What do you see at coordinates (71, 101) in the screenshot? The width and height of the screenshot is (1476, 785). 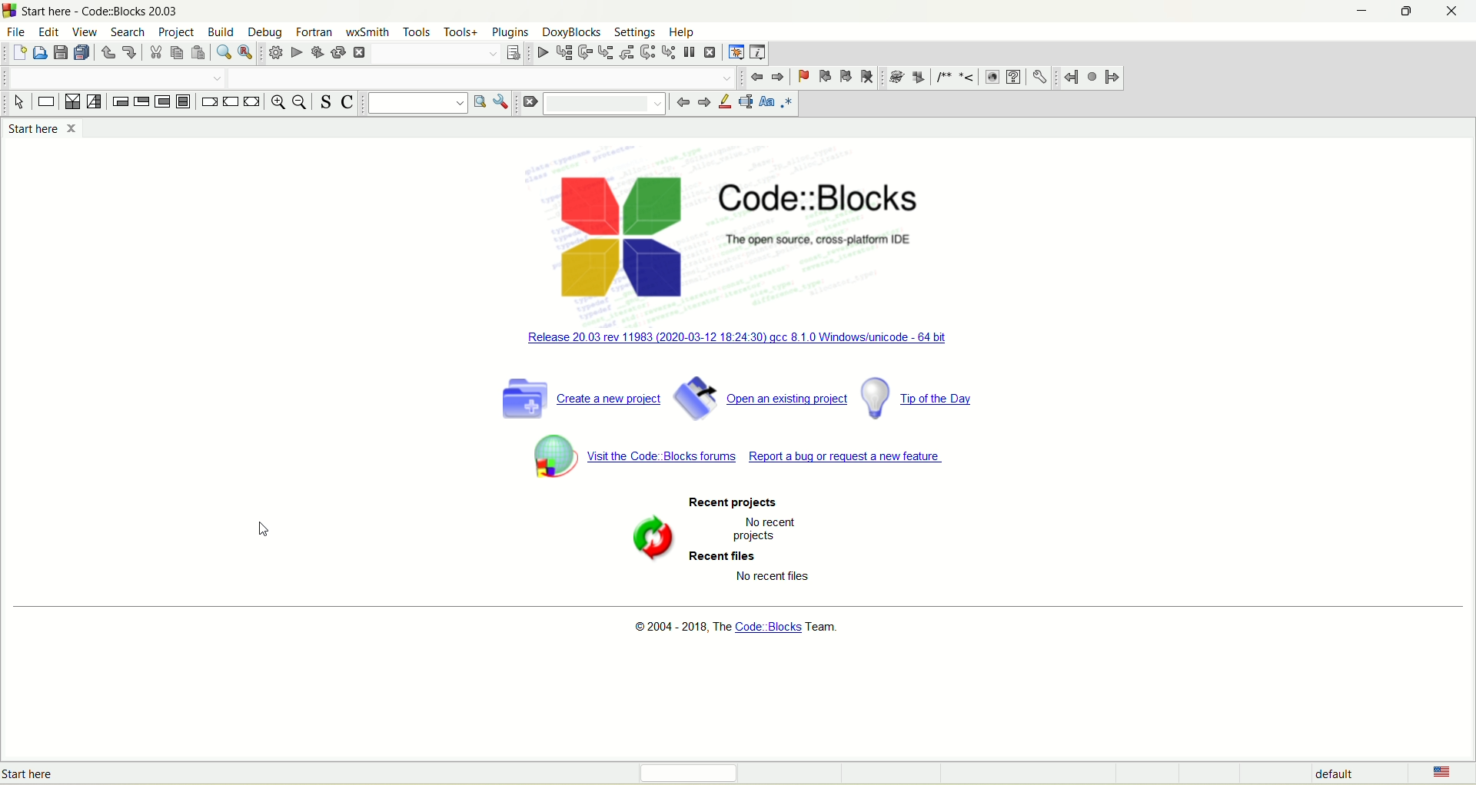 I see `decision` at bounding box center [71, 101].